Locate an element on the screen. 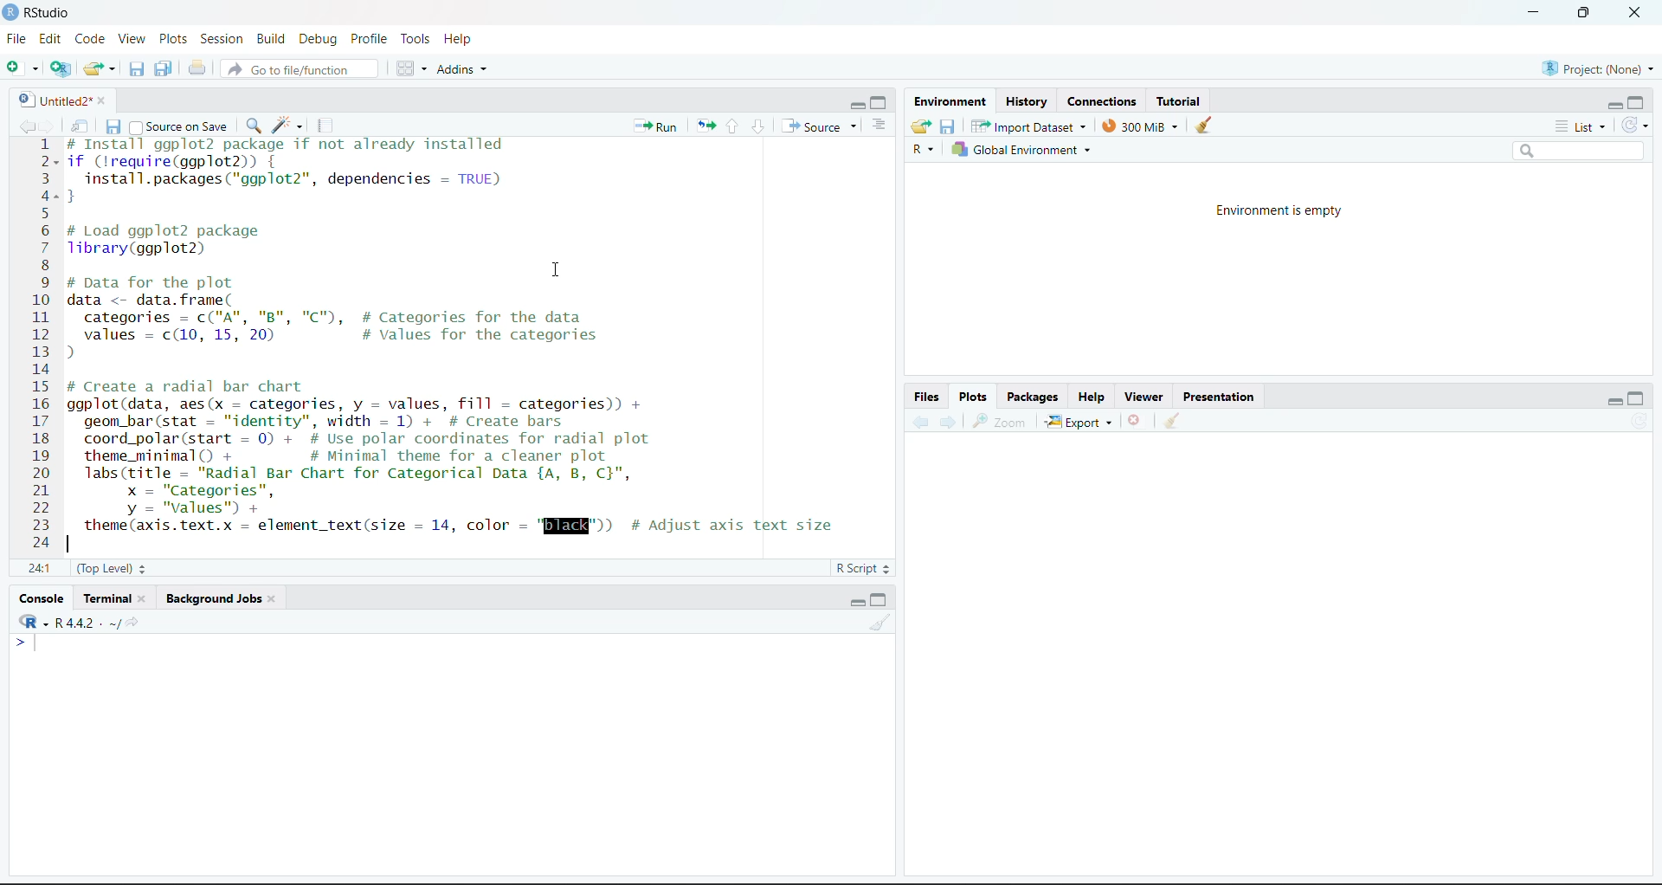  go to next section/chunk is located at coordinates (759, 126).